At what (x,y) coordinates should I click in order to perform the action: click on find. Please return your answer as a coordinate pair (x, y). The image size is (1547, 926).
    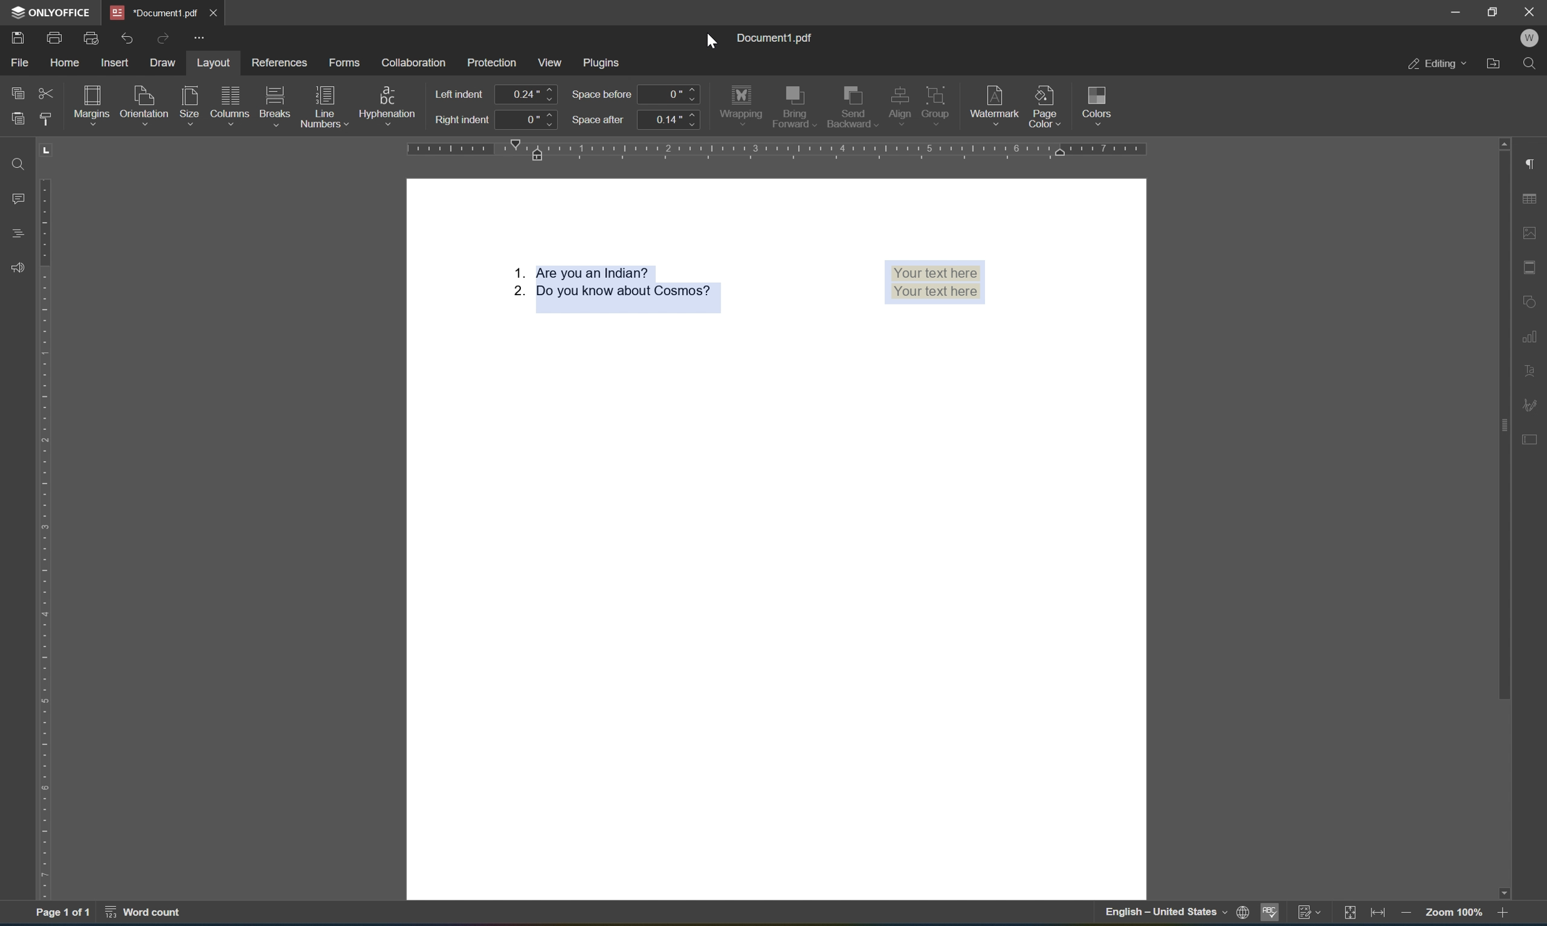
    Looking at the image, I should click on (1535, 64).